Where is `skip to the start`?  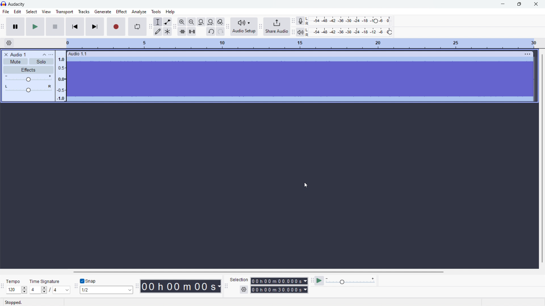 skip to the start is located at coordinates (75, 27).